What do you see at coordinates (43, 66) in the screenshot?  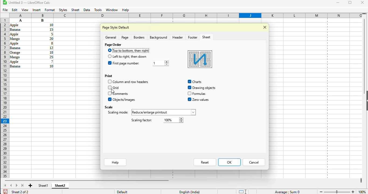 I see `` at bounding box center [43, 66].